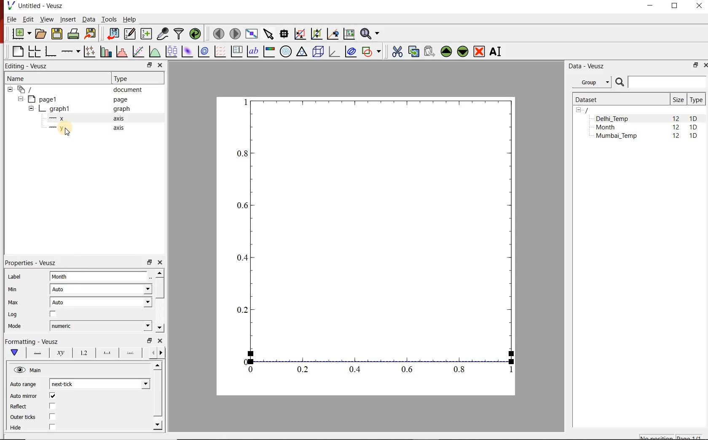 Image resolution: width=708 pixels, height=440 pixels. Describe the element at coordinates (696, 65) in the screenshot. I see `RESTORE` at that location.